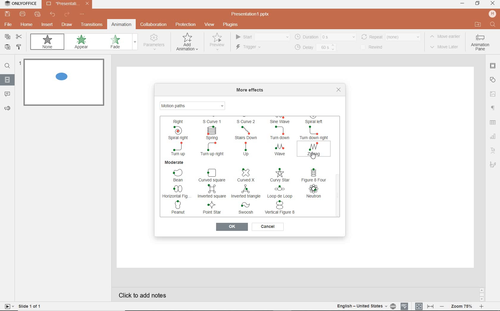 The image size is (500, 311). I want to click on move later, so click(446, 47).